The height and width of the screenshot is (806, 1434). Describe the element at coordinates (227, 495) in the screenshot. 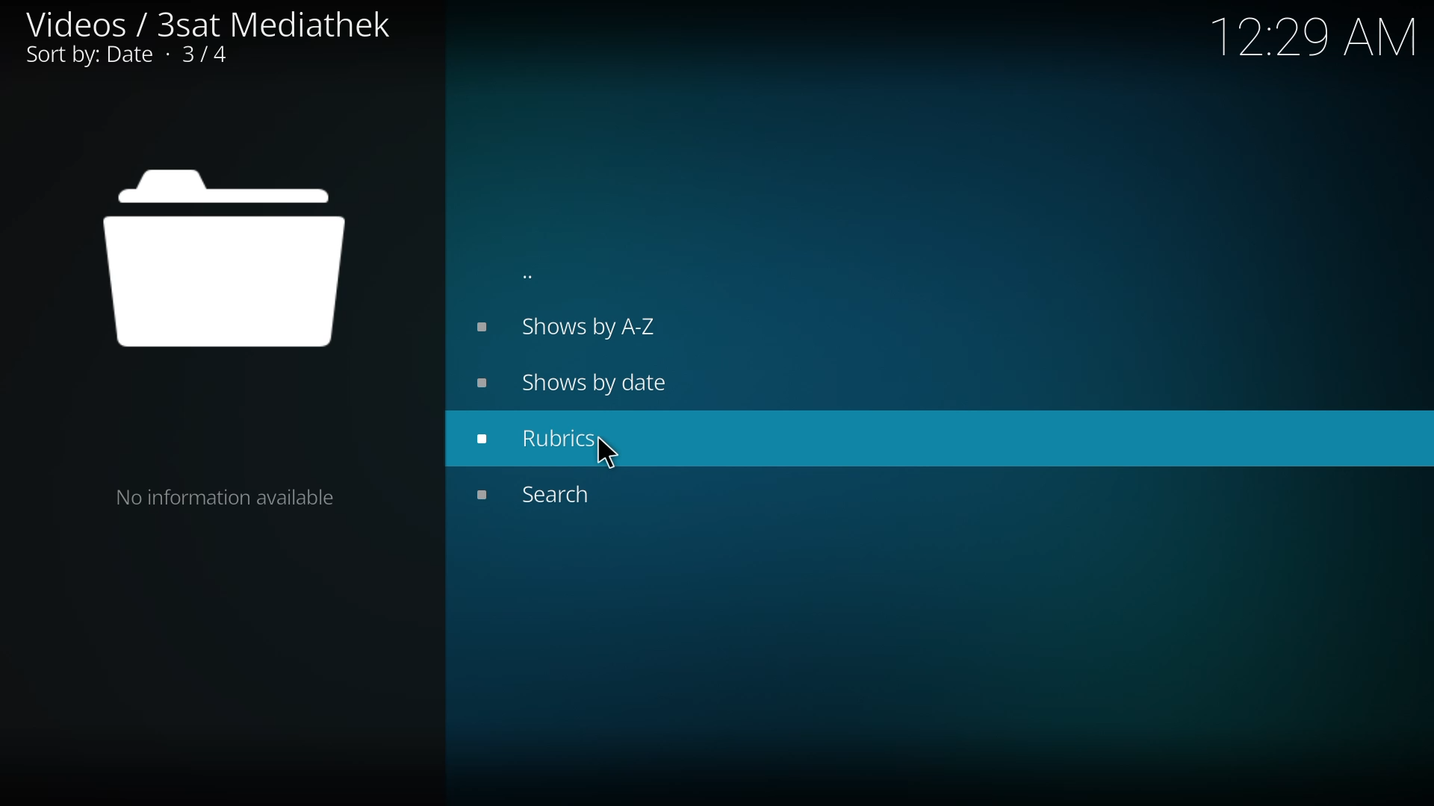

I see `no info available` at that location.